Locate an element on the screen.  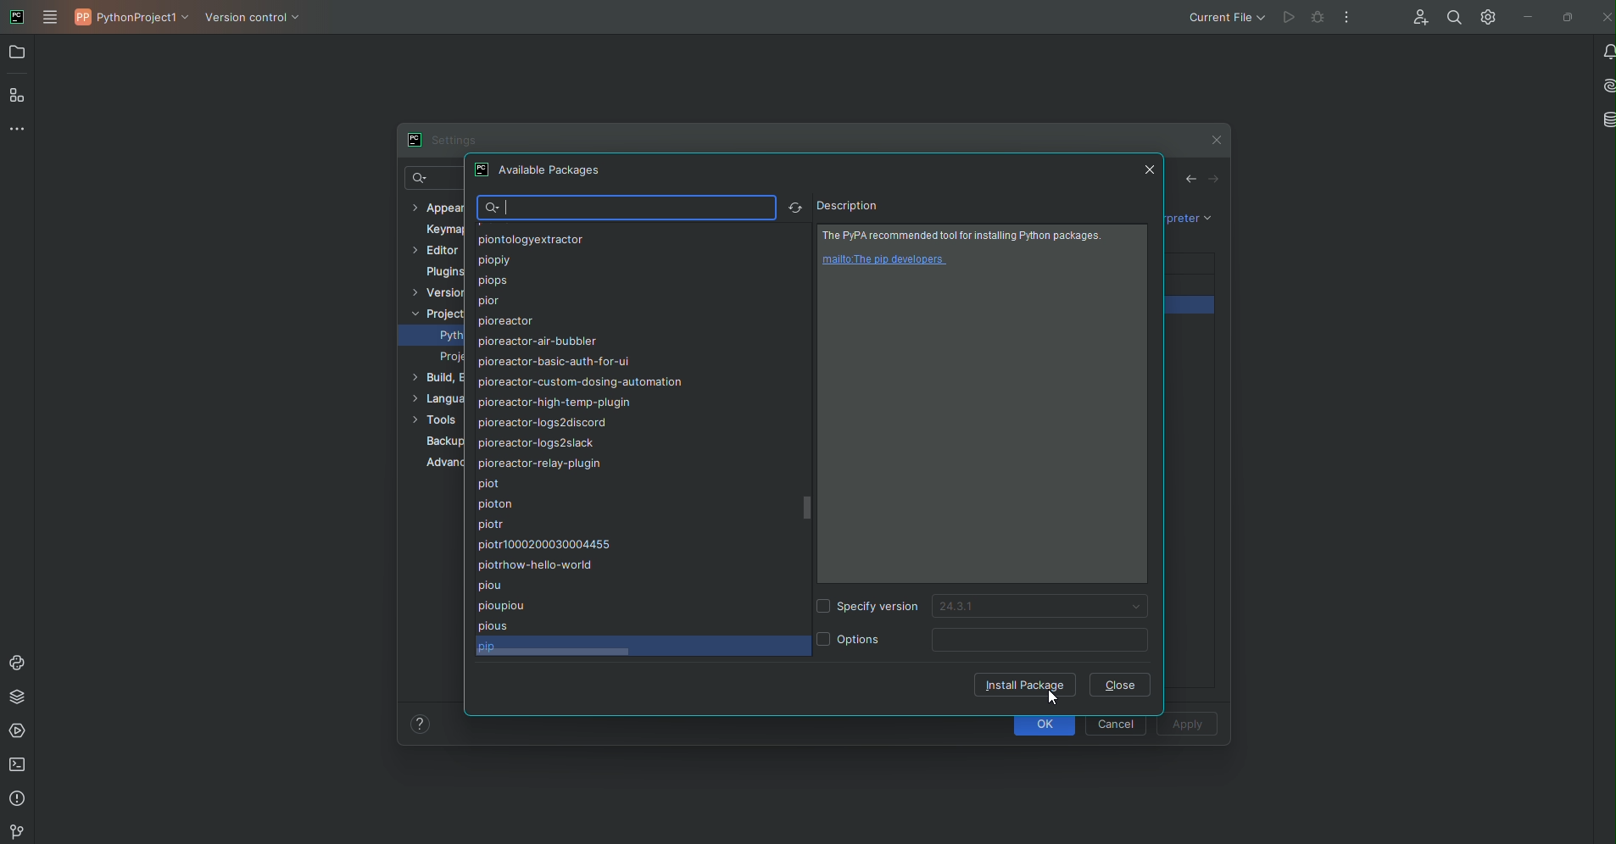
languages and Frameworks is located at coordinates (437, 397).